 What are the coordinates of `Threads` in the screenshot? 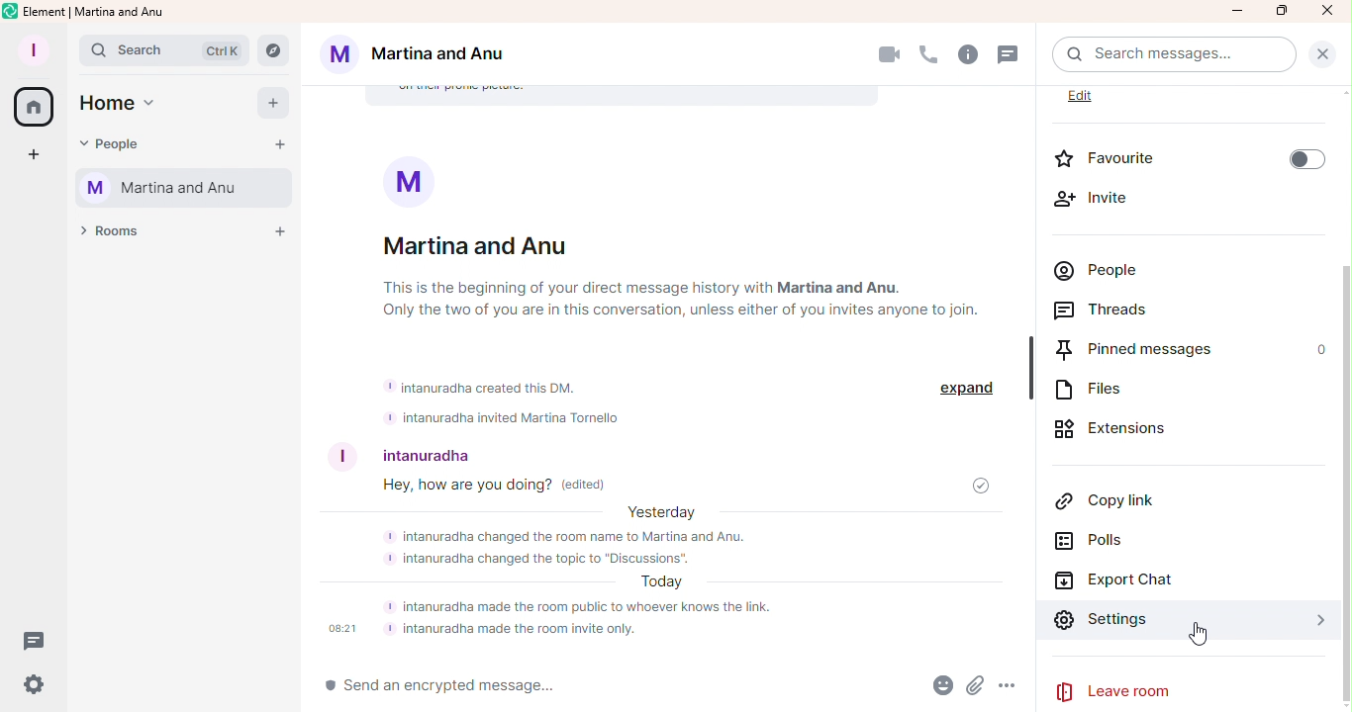 It's located at (1014, 57).